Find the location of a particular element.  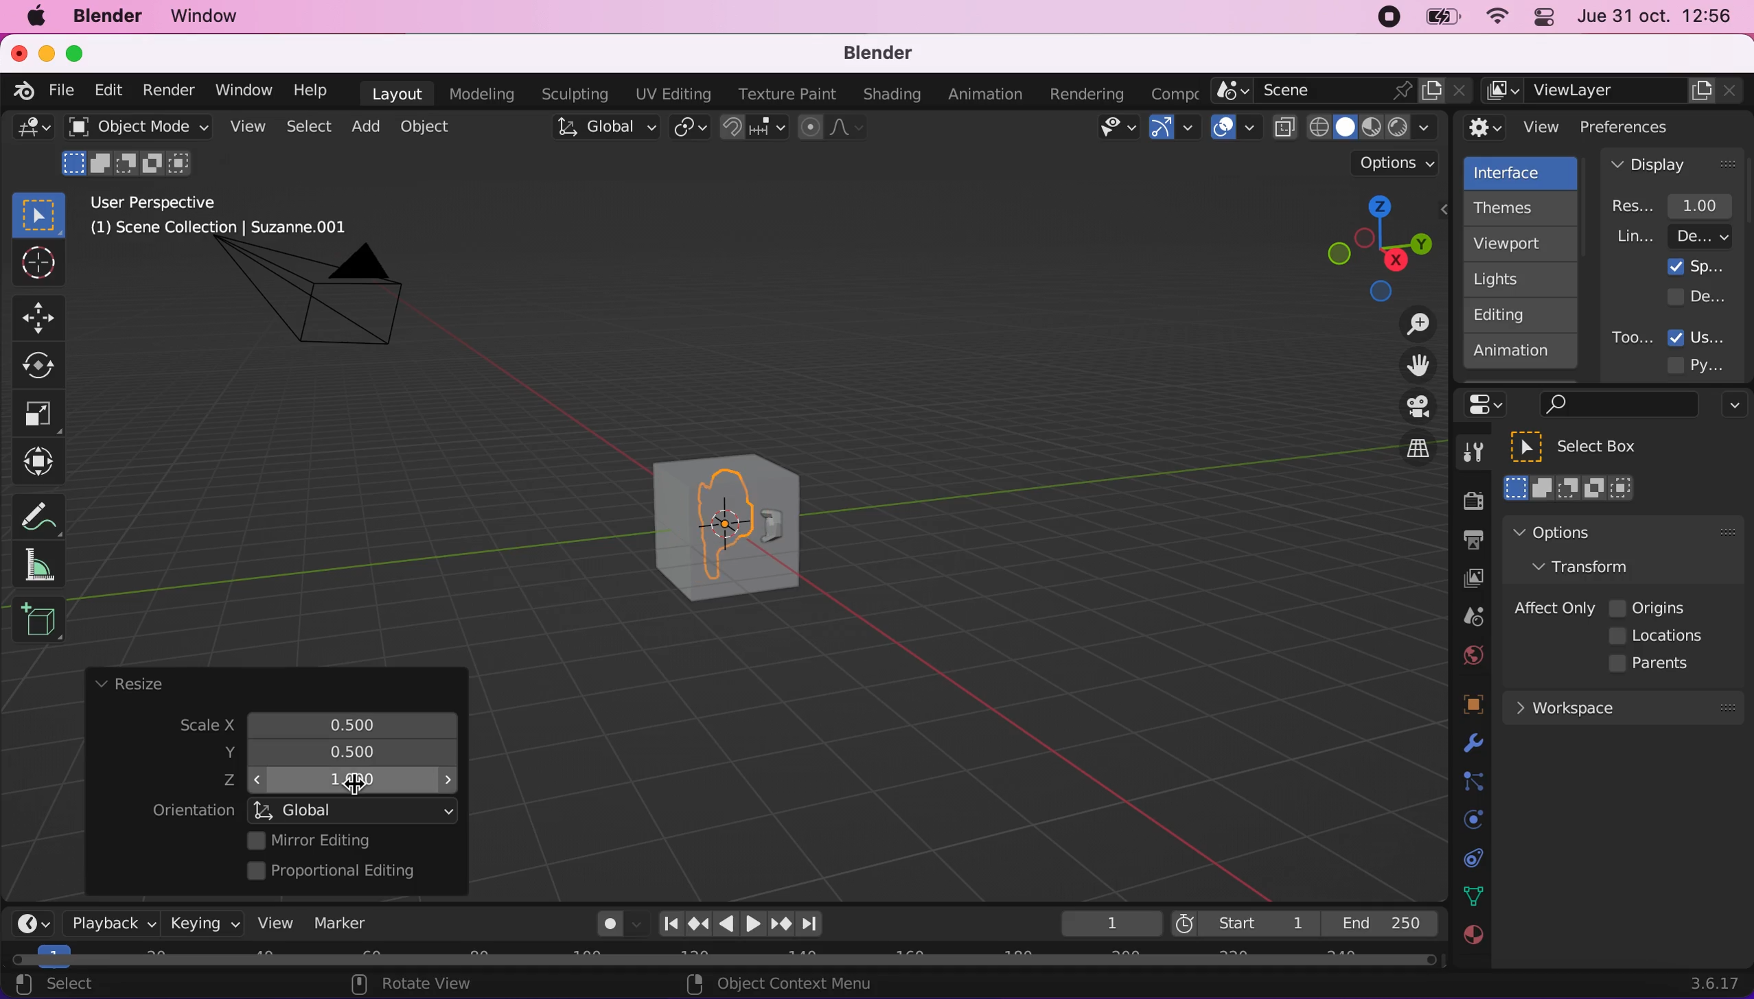

sculpting is located at coordinates (571, 93).